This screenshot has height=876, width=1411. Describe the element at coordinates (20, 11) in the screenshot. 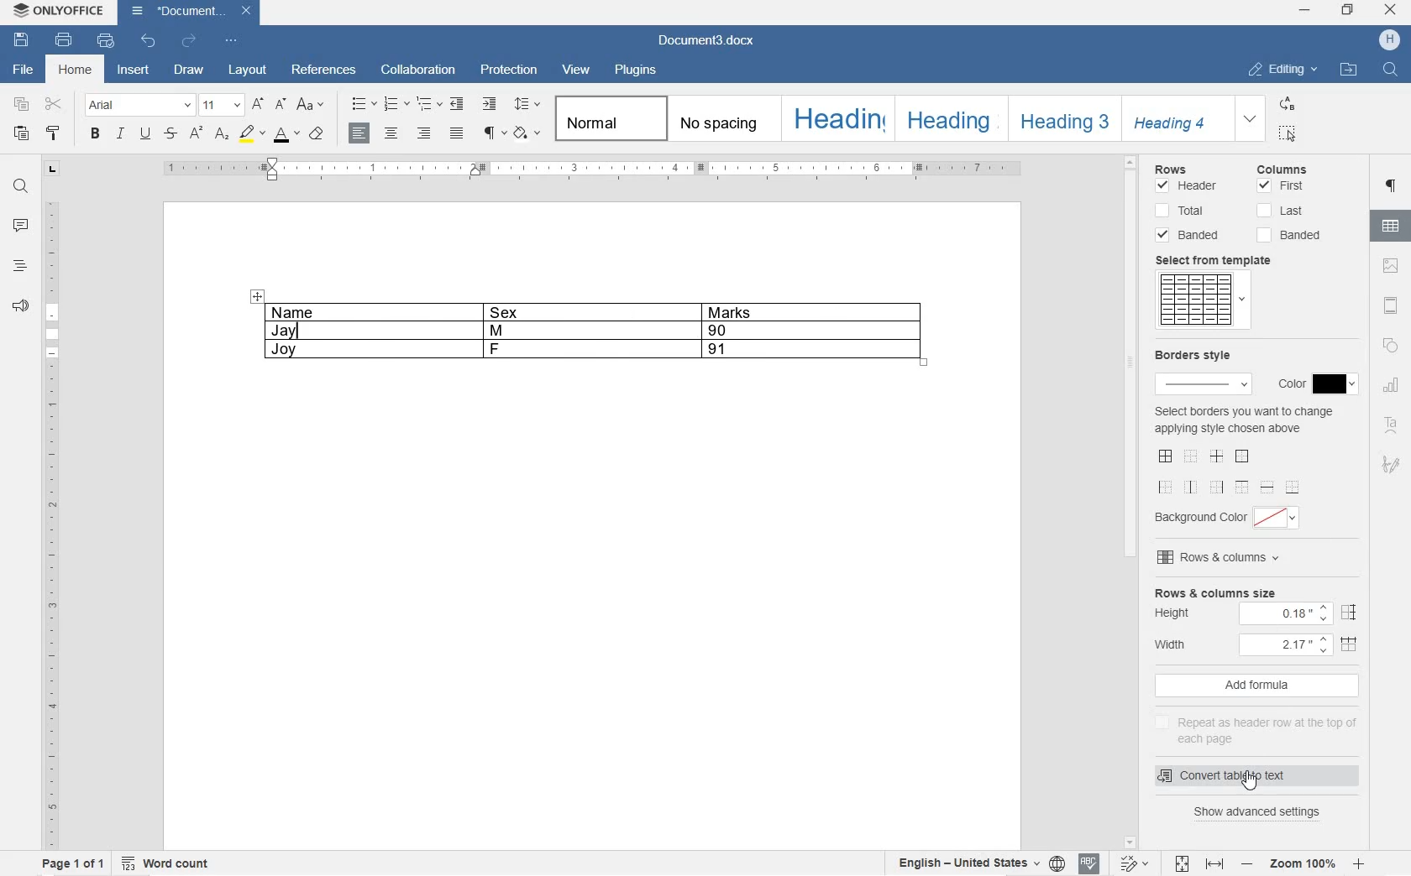

I see `system logo` at that location.